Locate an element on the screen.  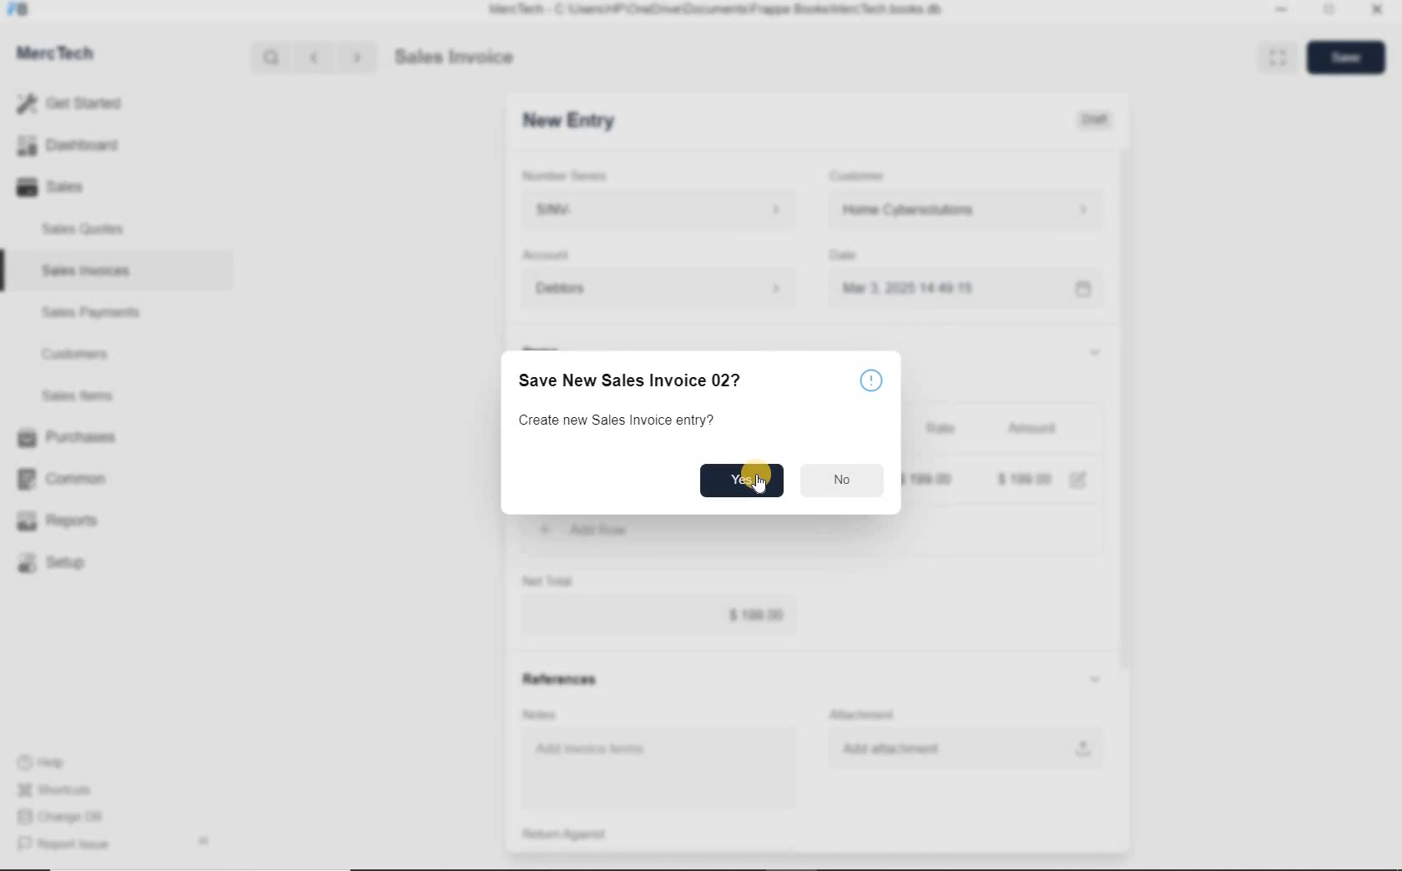
Change DB is located at coordinates (63, 817).